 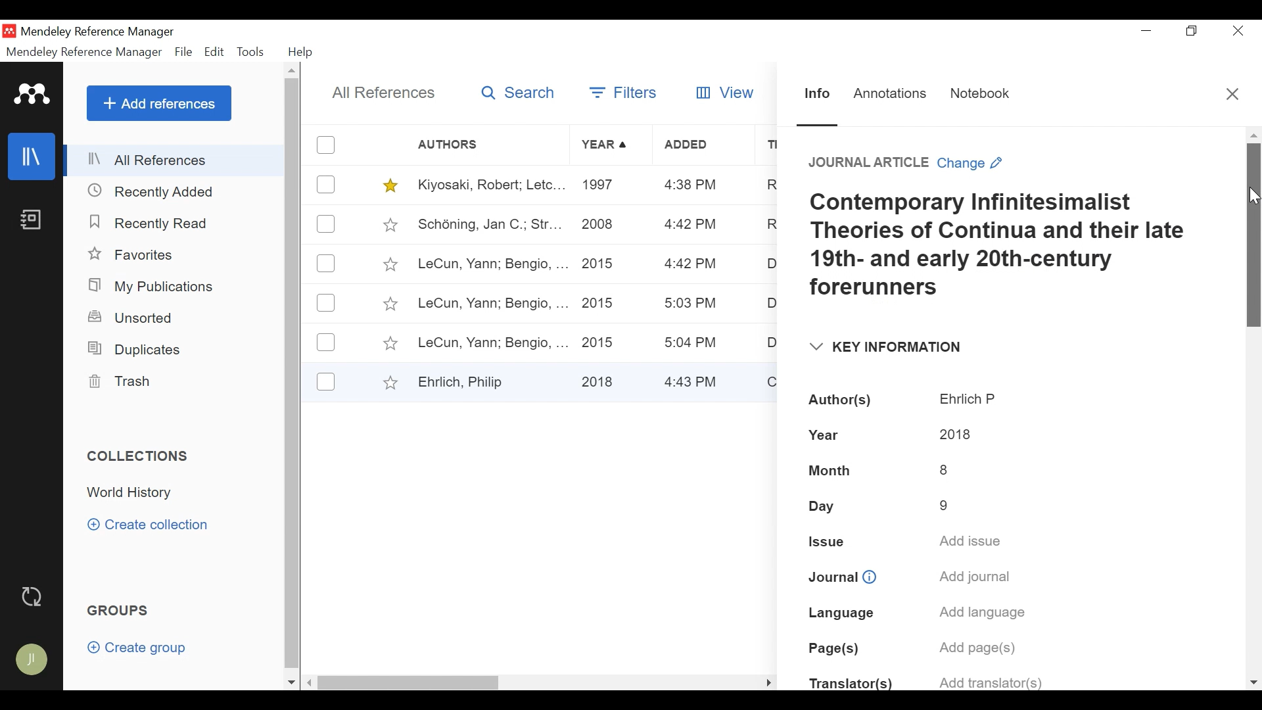 What do you see at coordinates (727, 93) in the screenshot?
I see `View` at bounding box center [727, 93].